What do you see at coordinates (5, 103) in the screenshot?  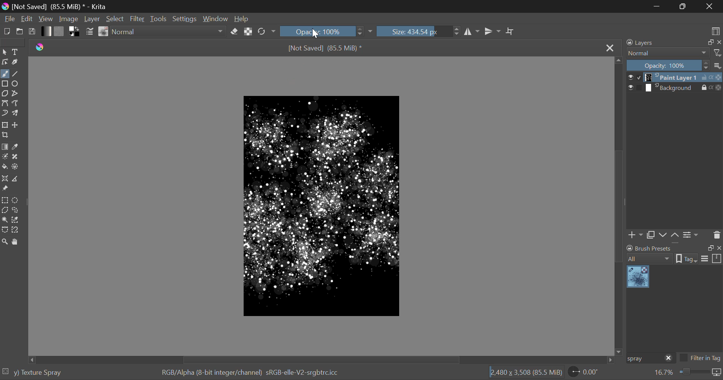 I see `Bezier Curve` at bounding box center [5, 103].